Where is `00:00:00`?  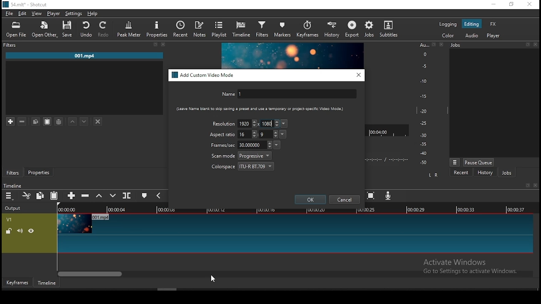 00:00:00 is located at coordinates (66, 209).